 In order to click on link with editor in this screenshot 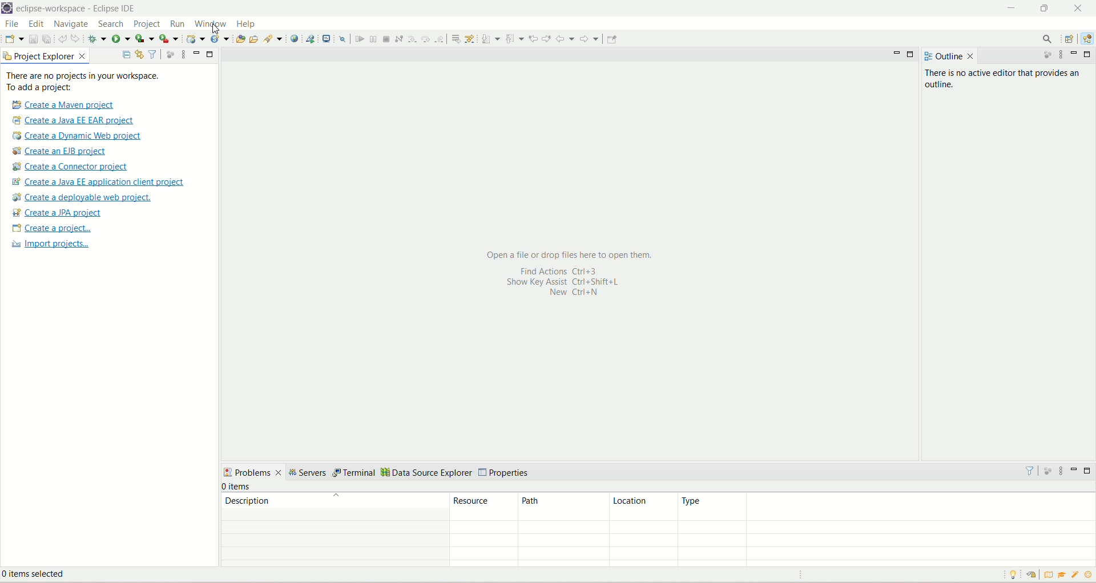, I will do `click(140, 54)`.